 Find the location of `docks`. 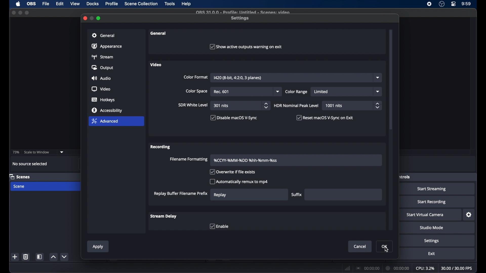

docks is located at coordinates (93, 4).